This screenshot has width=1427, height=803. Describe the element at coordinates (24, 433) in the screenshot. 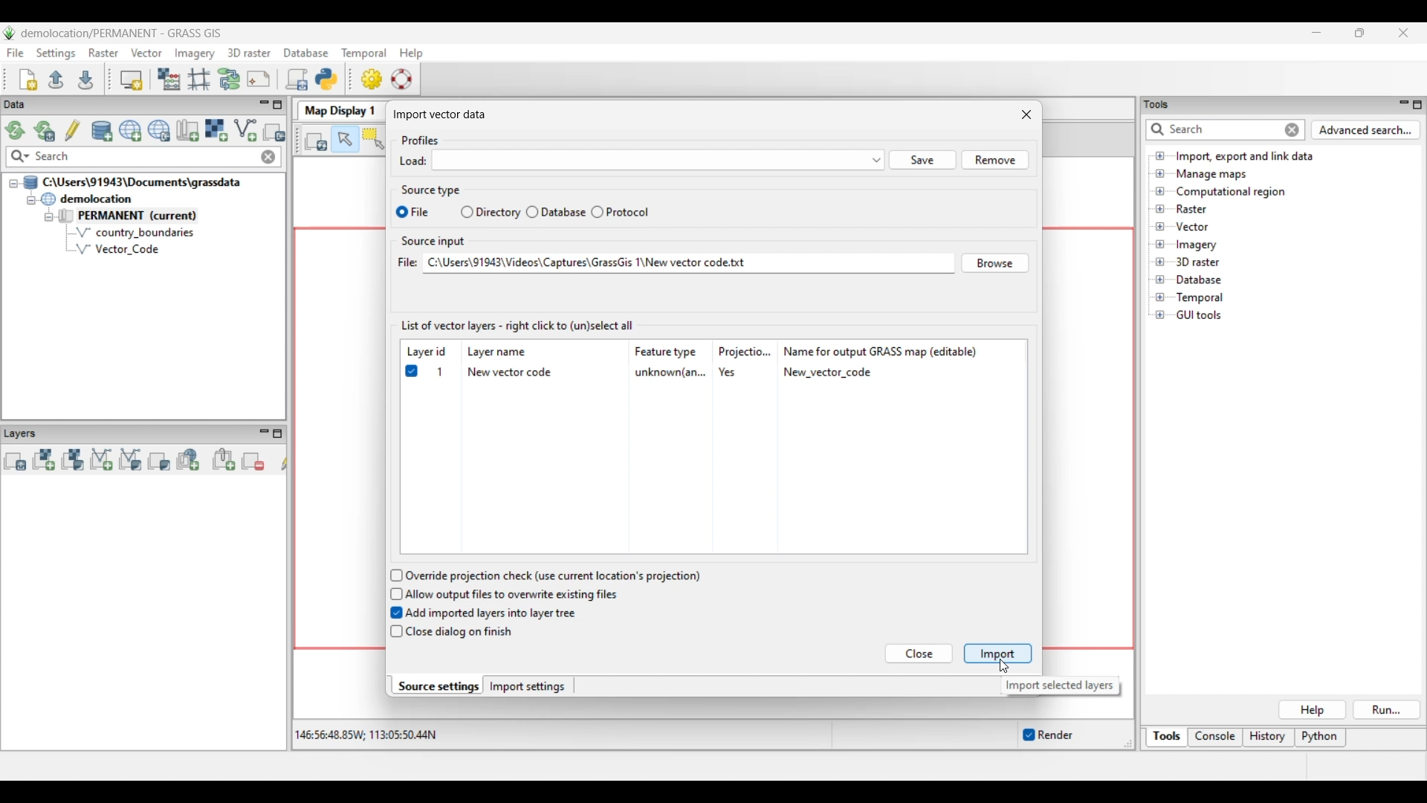

I see `Layers` at that location.